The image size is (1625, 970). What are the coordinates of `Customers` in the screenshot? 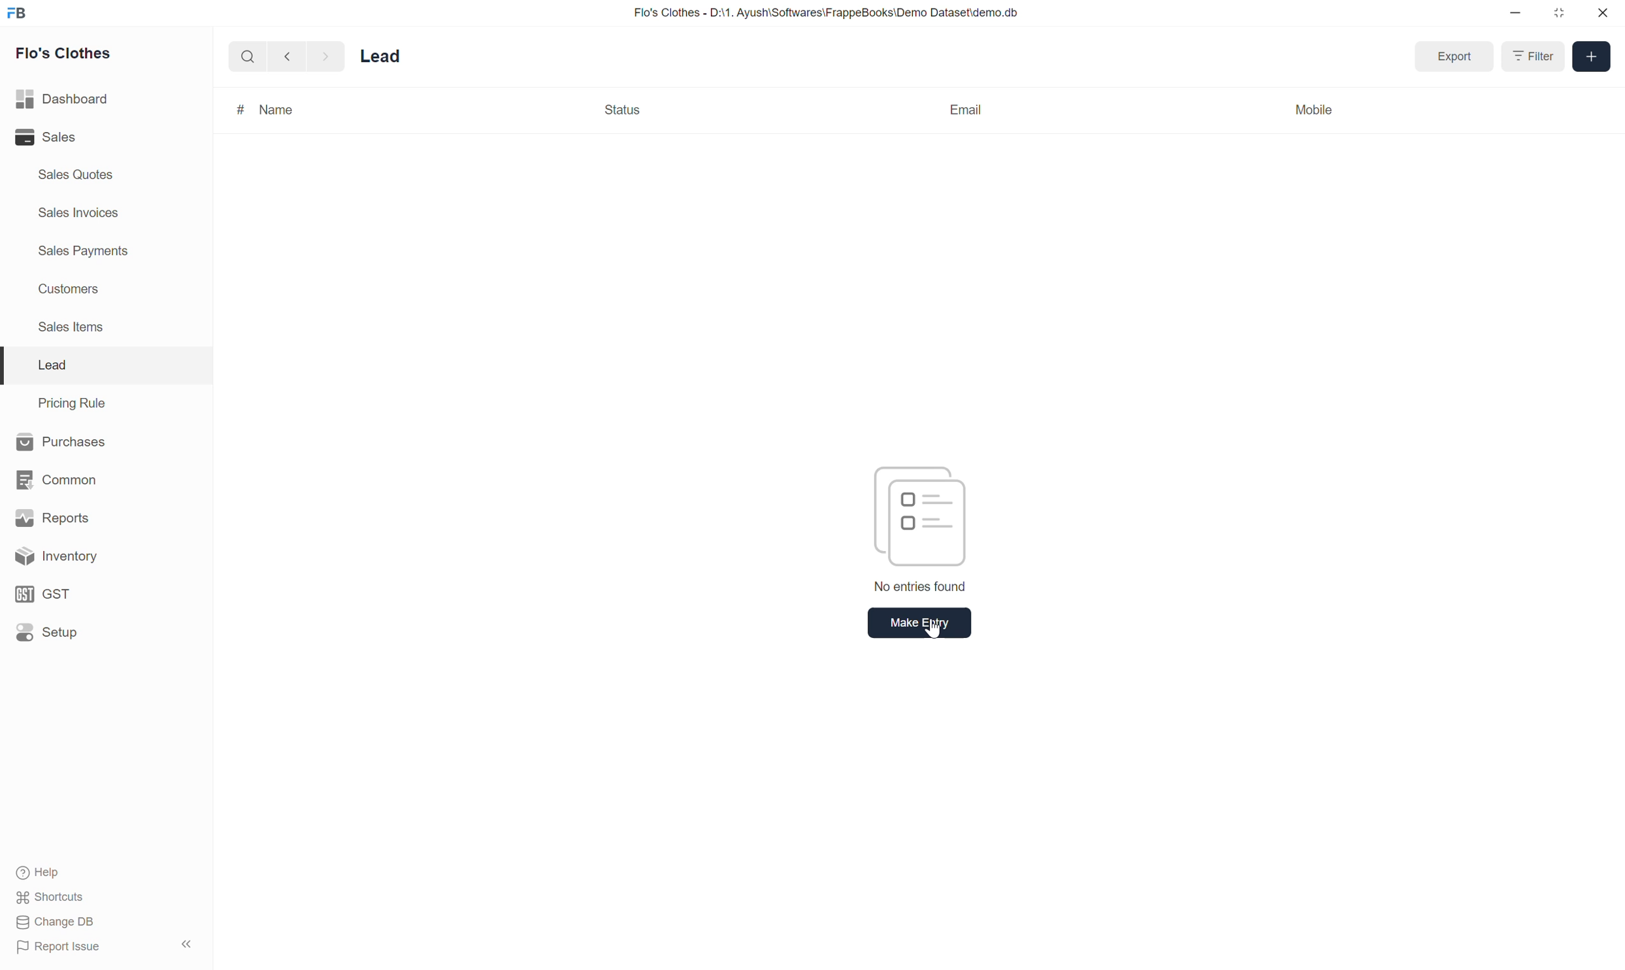 It's located at (76, 290).